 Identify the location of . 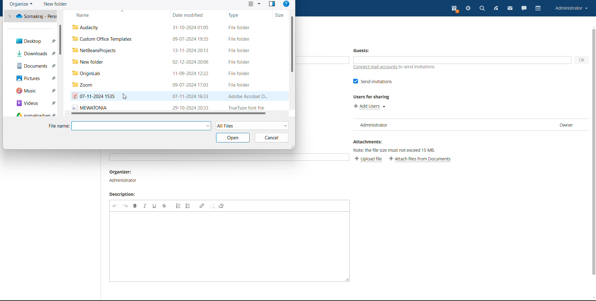
(174, 73).